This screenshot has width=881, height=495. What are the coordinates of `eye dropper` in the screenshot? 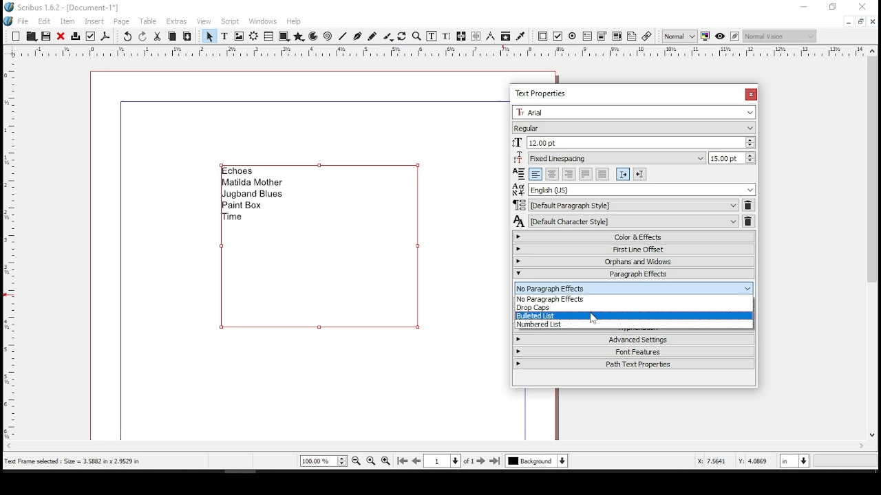 It's located at (520, 36).